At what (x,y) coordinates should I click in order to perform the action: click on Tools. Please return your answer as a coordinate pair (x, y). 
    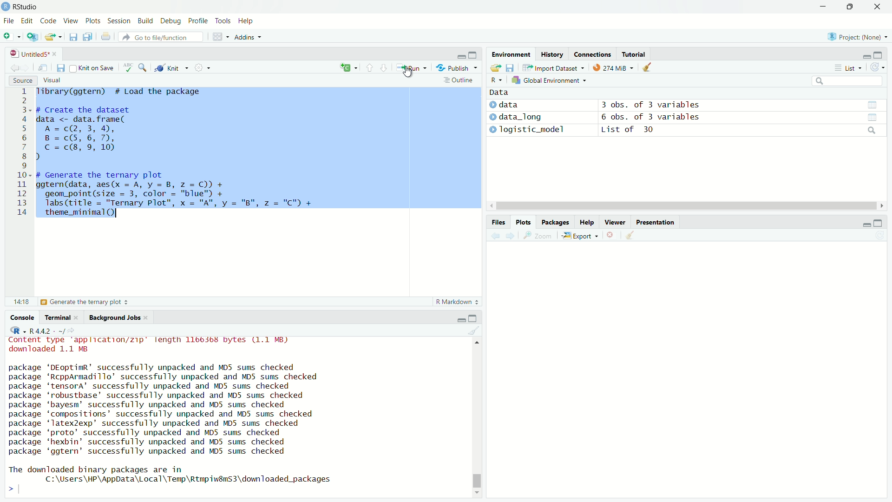
    Looking at the image, I should click on (223, 20).